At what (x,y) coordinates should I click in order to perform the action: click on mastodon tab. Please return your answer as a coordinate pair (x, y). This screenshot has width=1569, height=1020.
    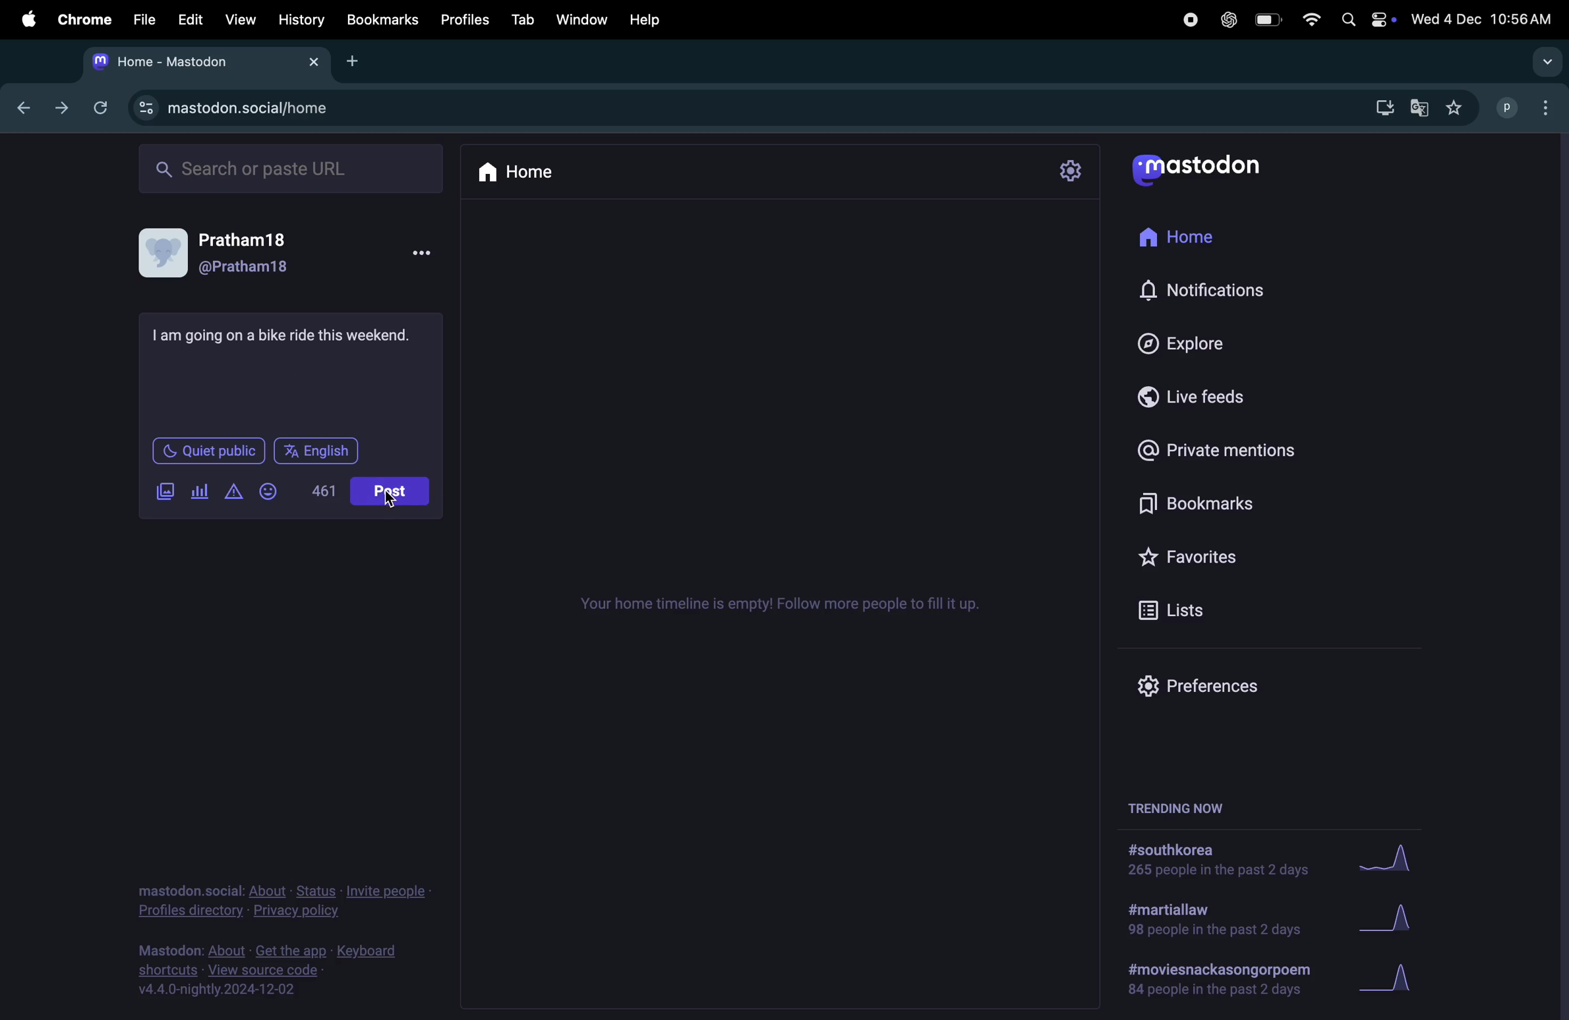
    Looking at the image, I should click on (207, 60).